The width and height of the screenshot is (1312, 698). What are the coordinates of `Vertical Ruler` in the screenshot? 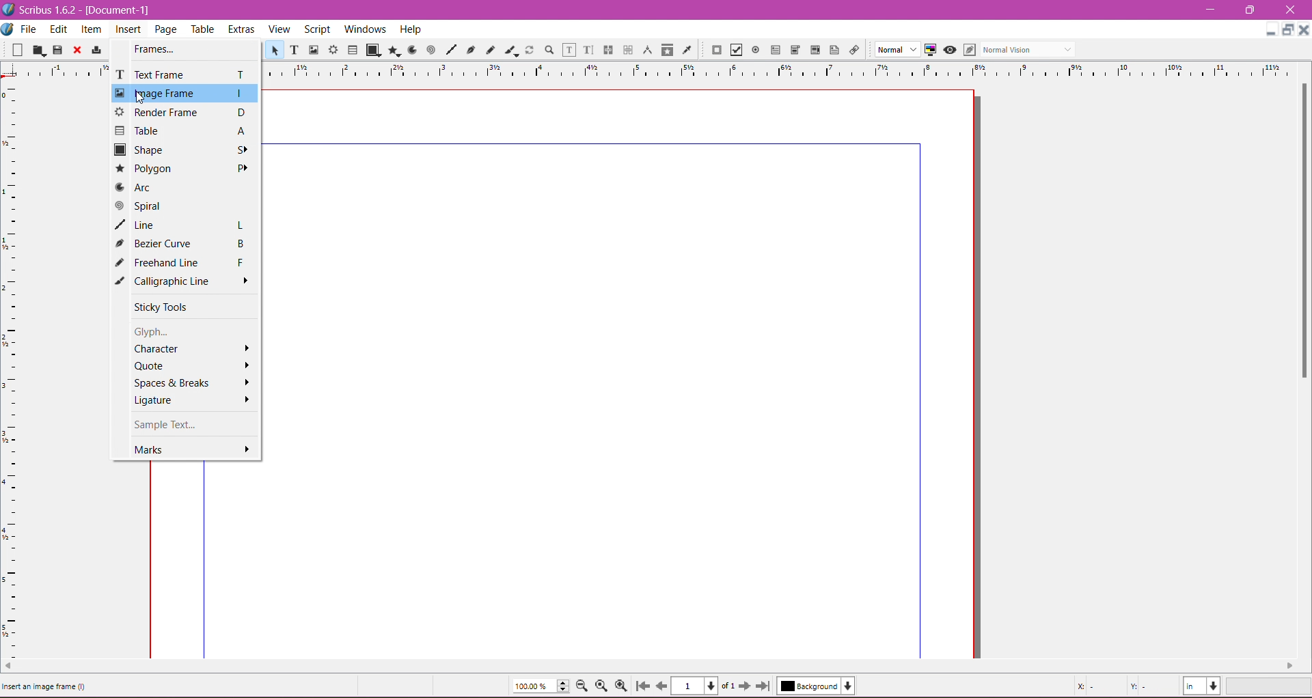 It's located at (11, 367).